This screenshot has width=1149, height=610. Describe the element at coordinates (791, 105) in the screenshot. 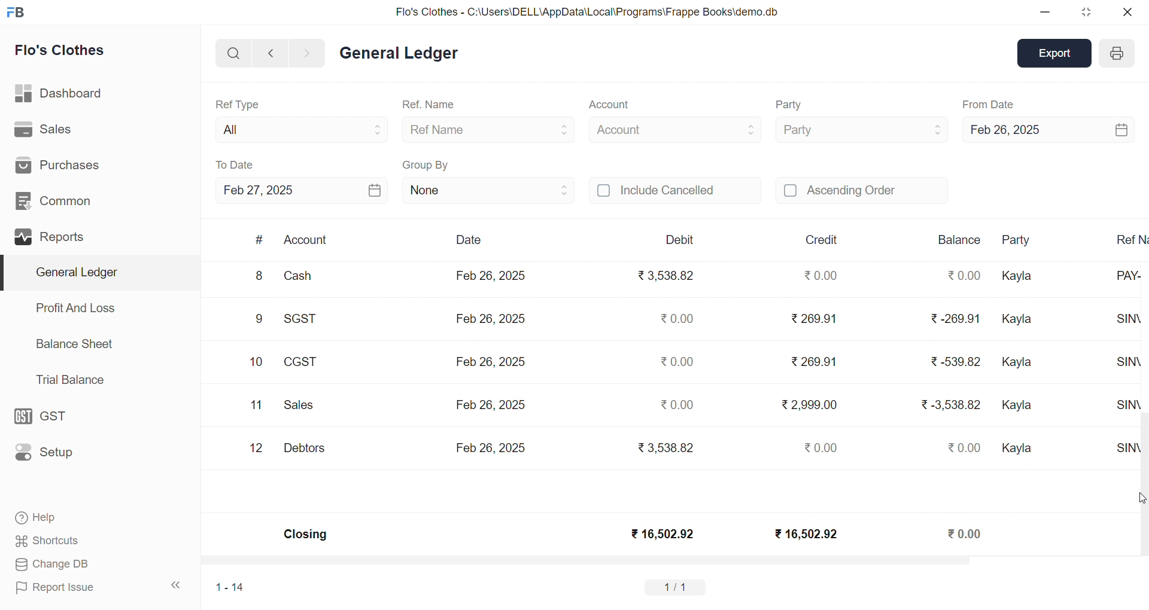

I see `Party` at that location.